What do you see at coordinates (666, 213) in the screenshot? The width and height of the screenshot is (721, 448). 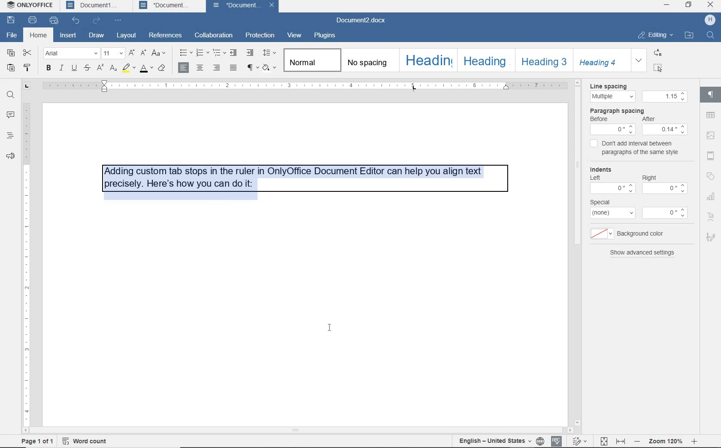 I see `menu` at bounding box center [666, 213].